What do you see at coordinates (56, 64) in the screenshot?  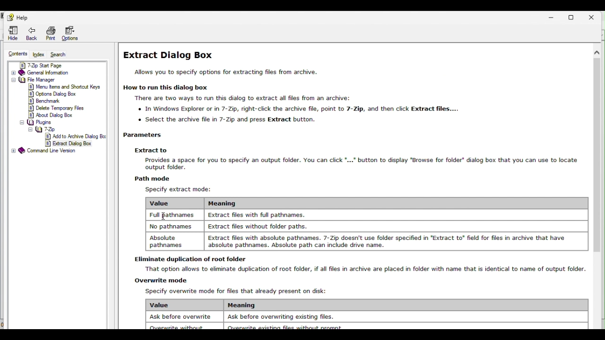 I see `7 zip start page` at bounding box center [56, 64].